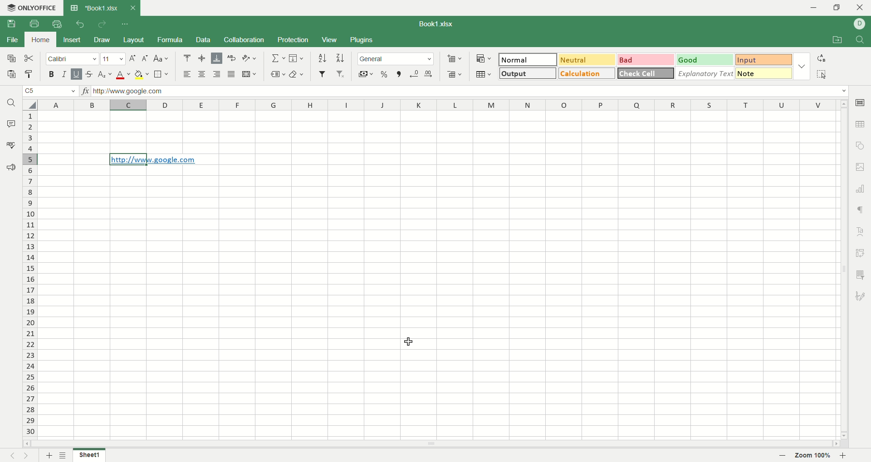 Image resolution: width=871 pixels, height=462 pixels. I want to click on remove filter, so click(341, 75).